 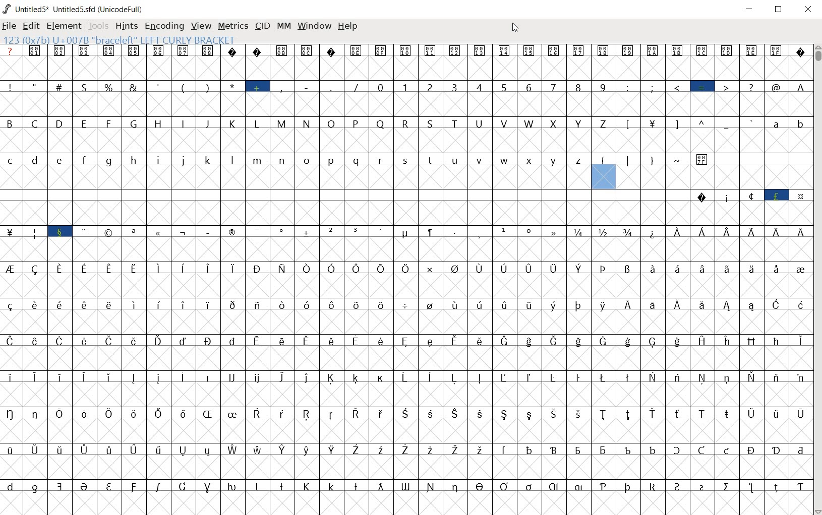 I want to click on glyphs, so click(x=283, y=272).